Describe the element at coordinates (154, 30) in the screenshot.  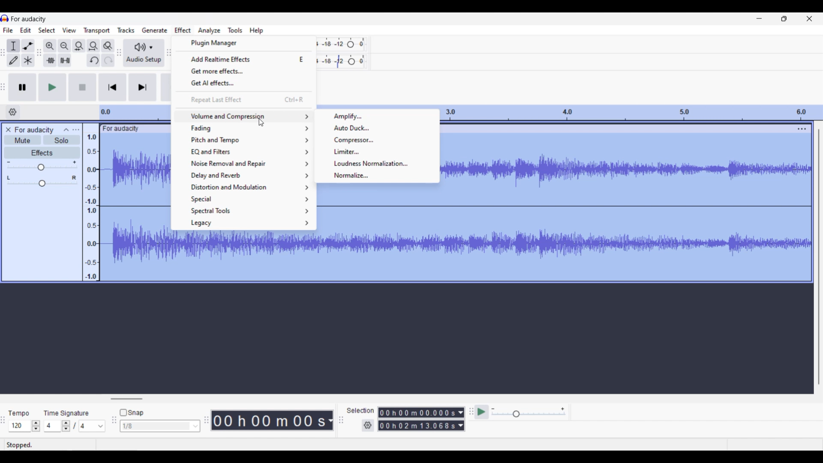
I see `Generate menu` at that location.